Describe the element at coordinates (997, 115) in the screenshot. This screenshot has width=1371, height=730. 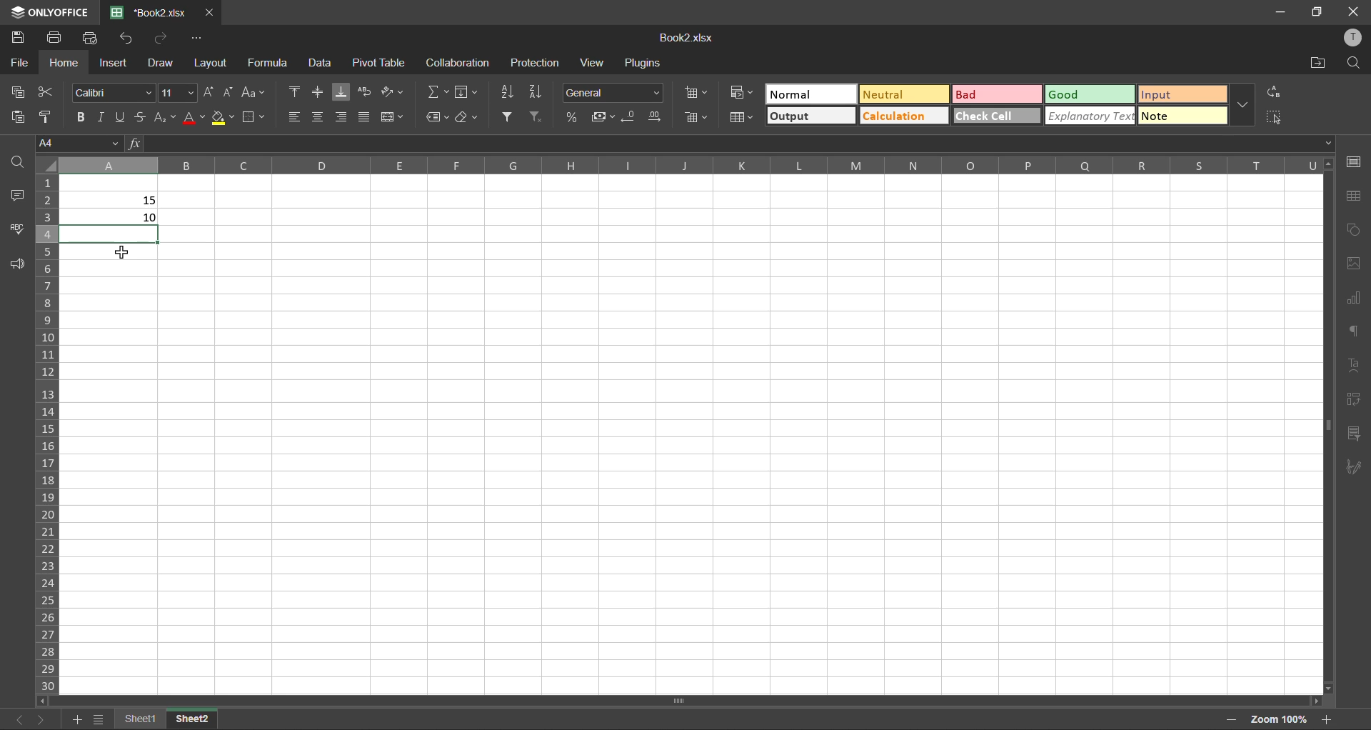
I see `check cell` at that location.